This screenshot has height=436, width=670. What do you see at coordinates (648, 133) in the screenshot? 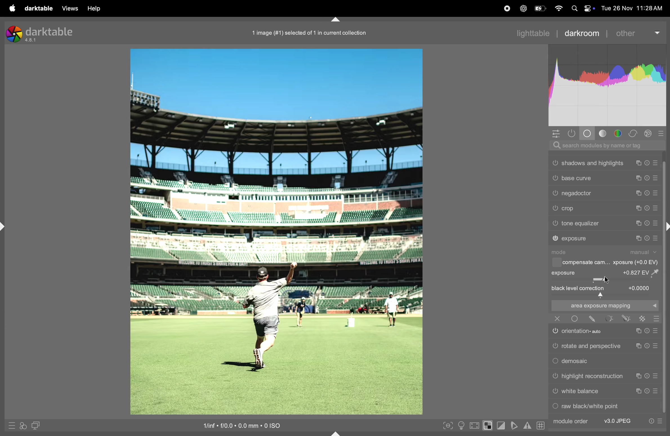
I see `effect` at bounding box center [648, 133].